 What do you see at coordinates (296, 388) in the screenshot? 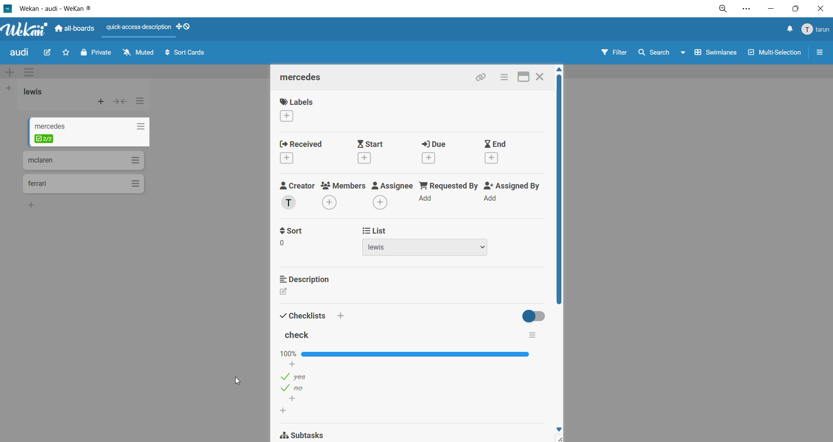
I see `no` at bounding box center [296, 388].